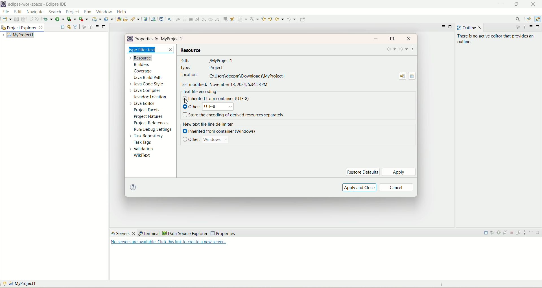 The height and width of the screenshot is (288, 542). I want to click on apply and close, so click(359, 187).